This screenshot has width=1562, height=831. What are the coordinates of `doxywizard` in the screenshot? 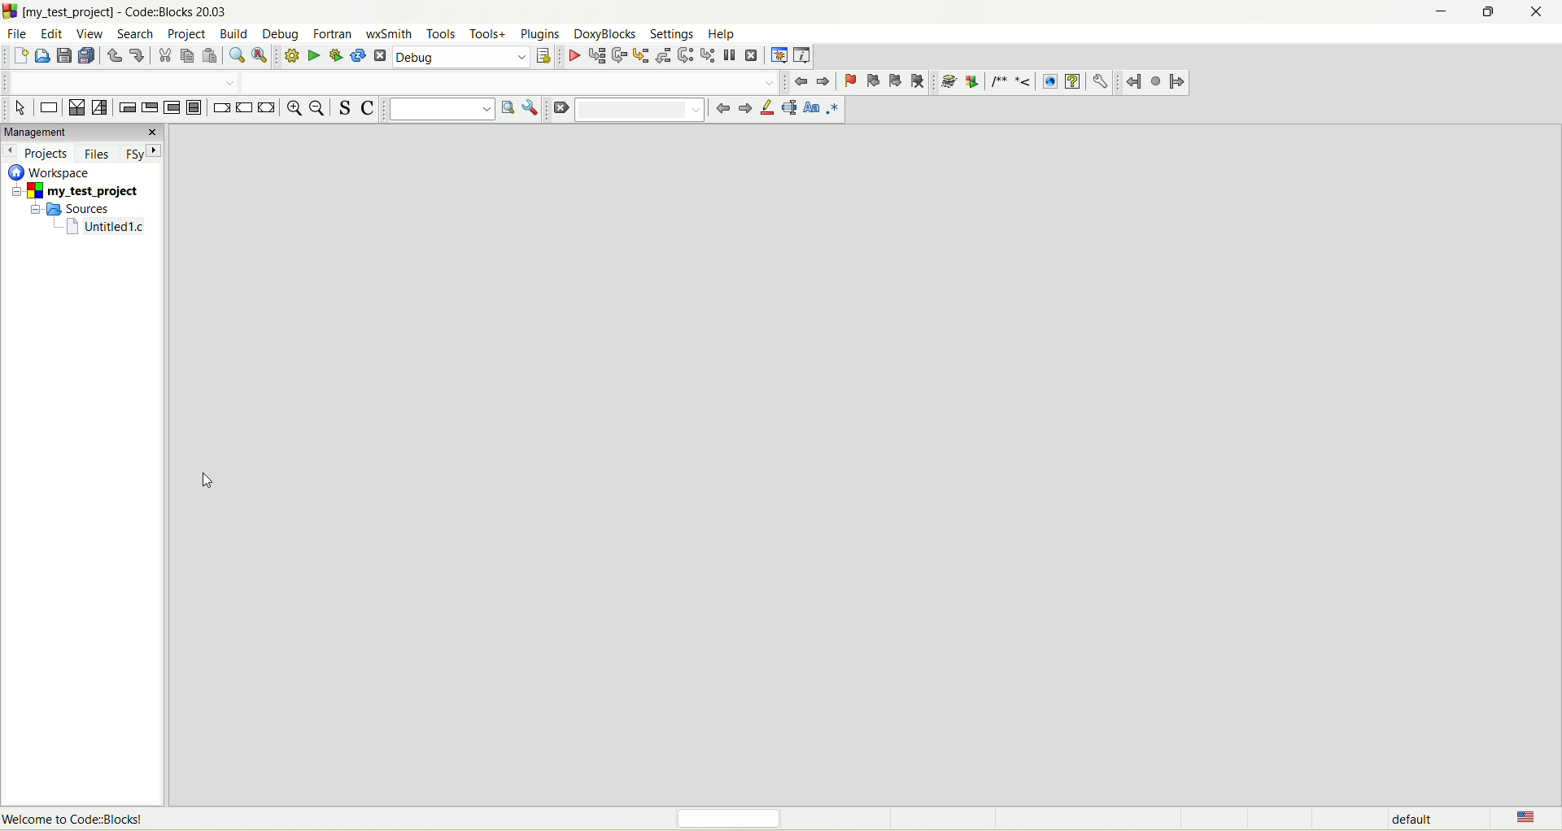 It's located at (948, 82).